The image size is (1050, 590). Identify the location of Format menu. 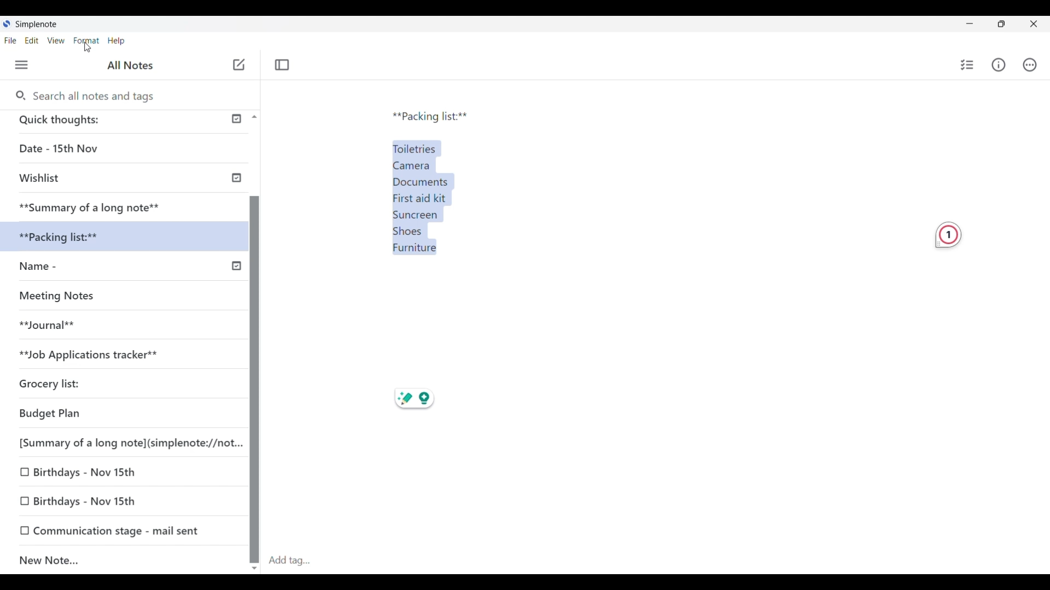
(87, 41).